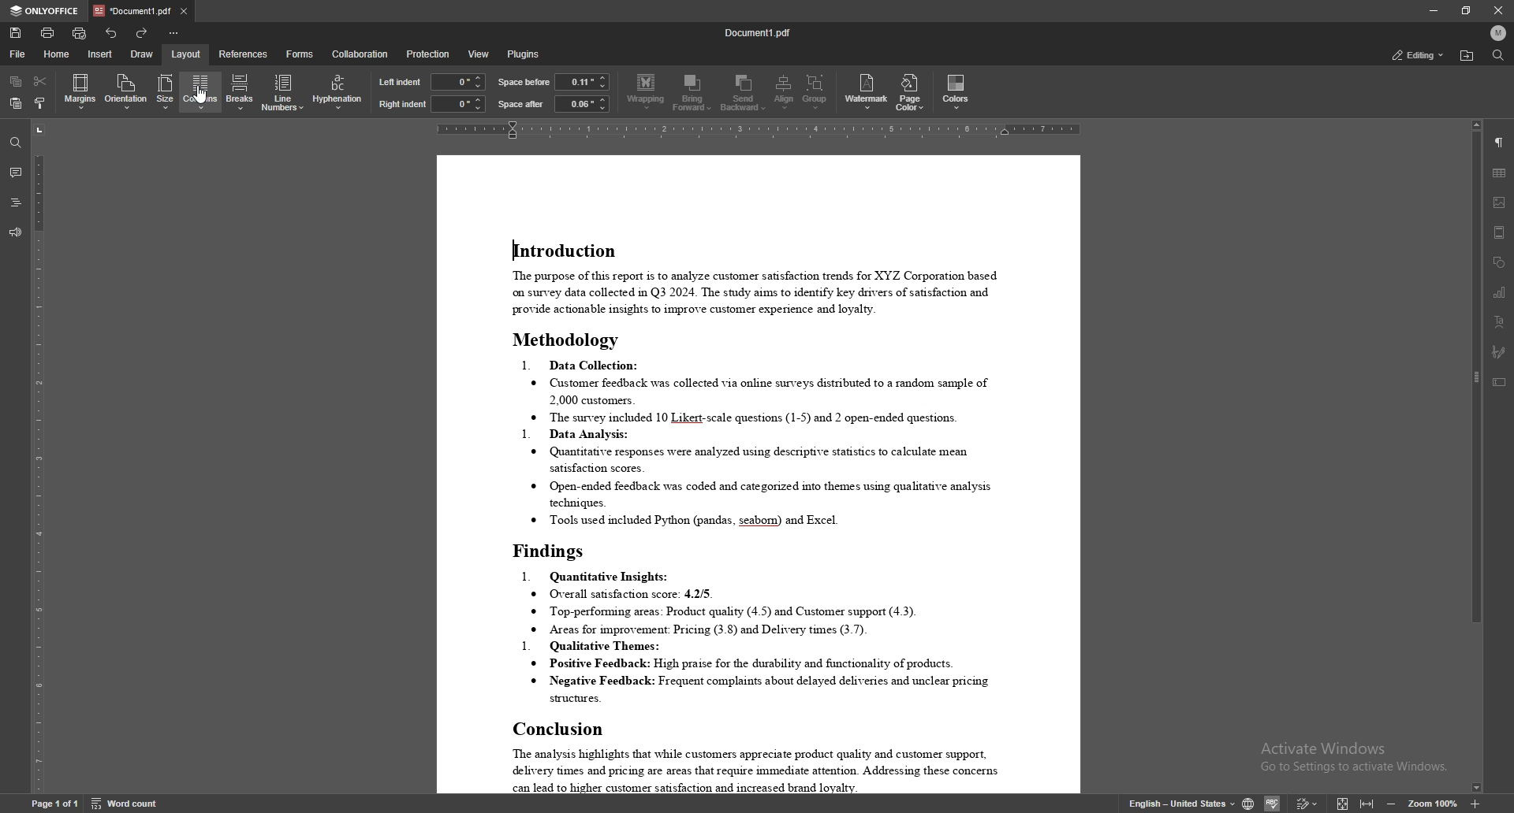  What do you see at coordinates (1369, 803) in the screenshot?
I see `fit to width` at bounding box center [1369, 803].